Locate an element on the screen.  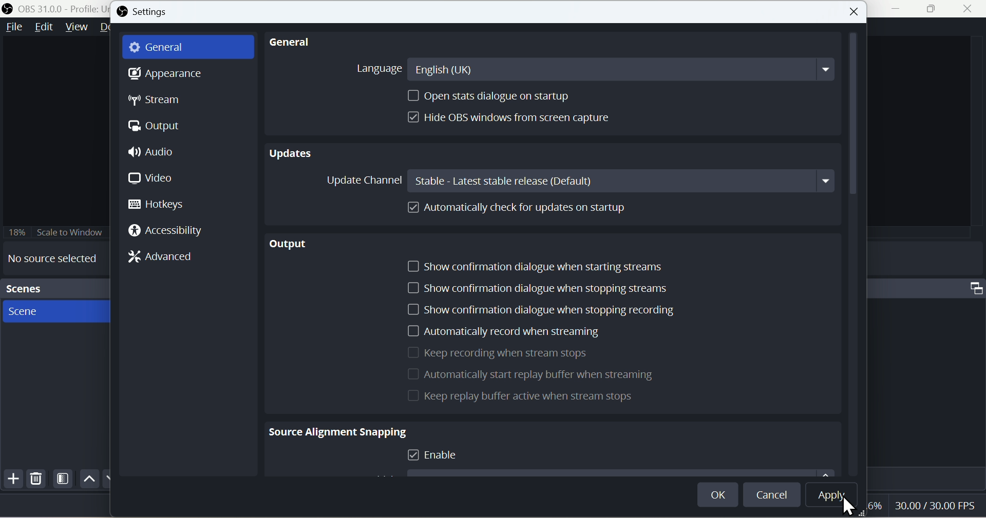
Updates is located at coordinates (293, 156).